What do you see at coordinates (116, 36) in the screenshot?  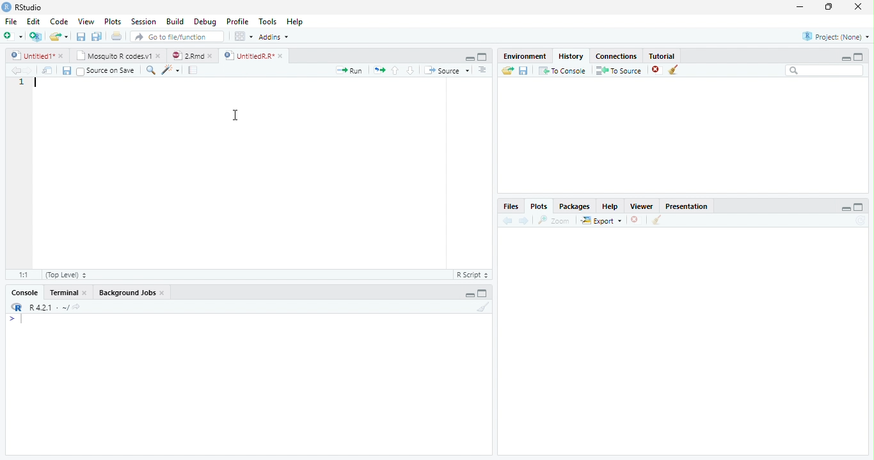 I see `print current file` at bounding box center [116, 36].